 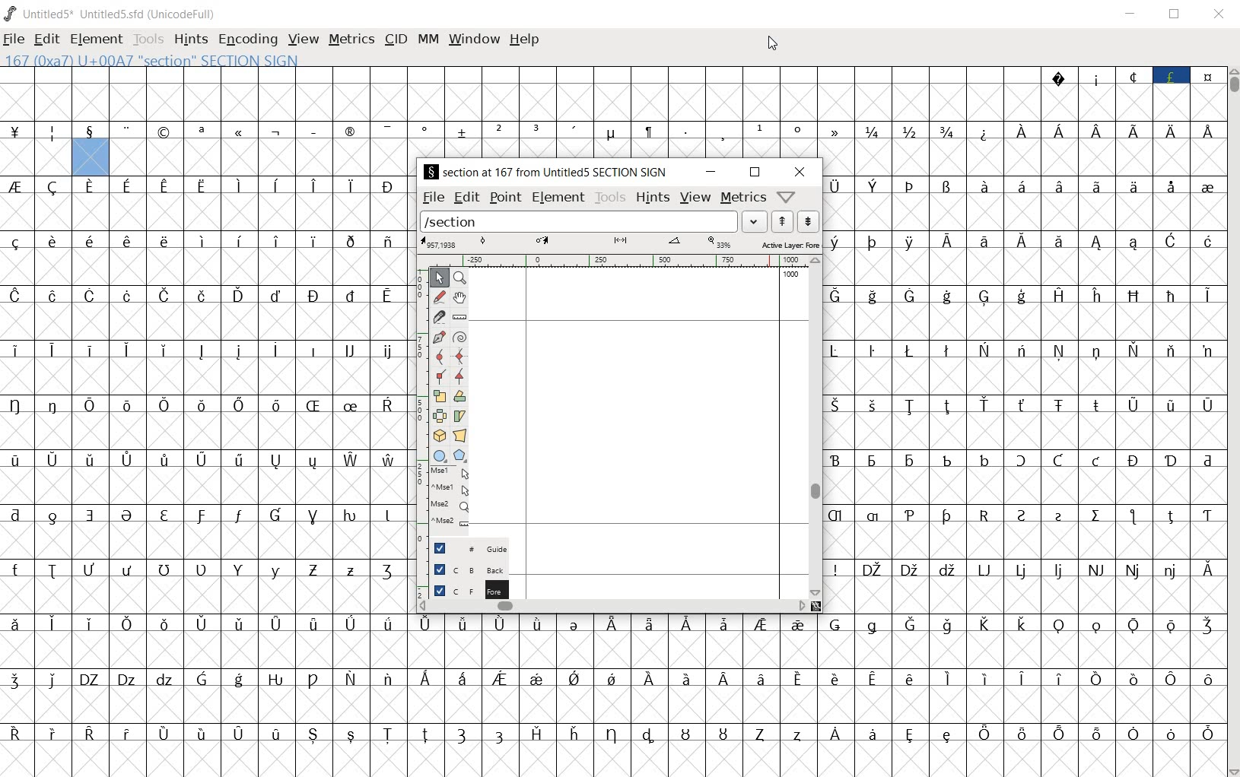 What do you see at coordinates (469, 548) in the screenshot?
I see `Guide` at bounding box center [469, 548].